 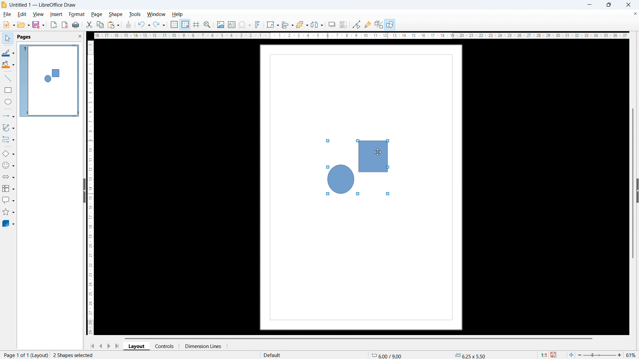 What do you see at coordinates (144, 25) in the screenshot?
I see `undo` at bounding box center [144, 25].